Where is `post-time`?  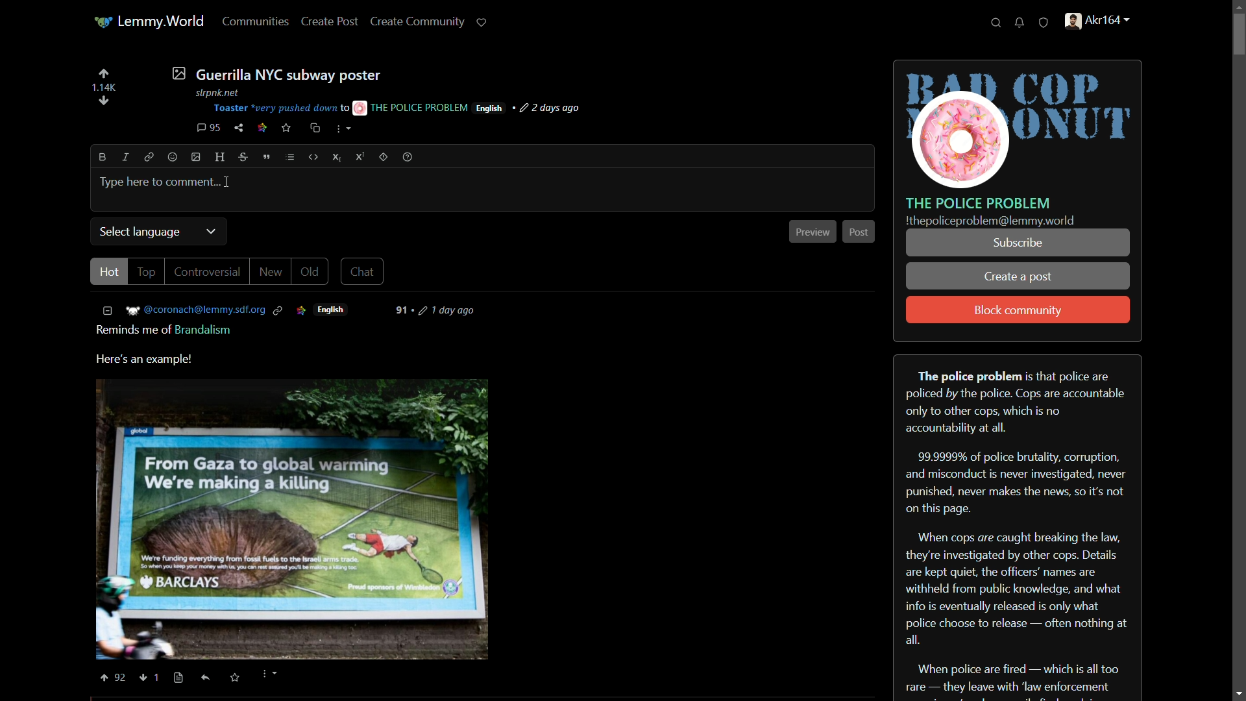
post-time is located at coordinates (448, 312).